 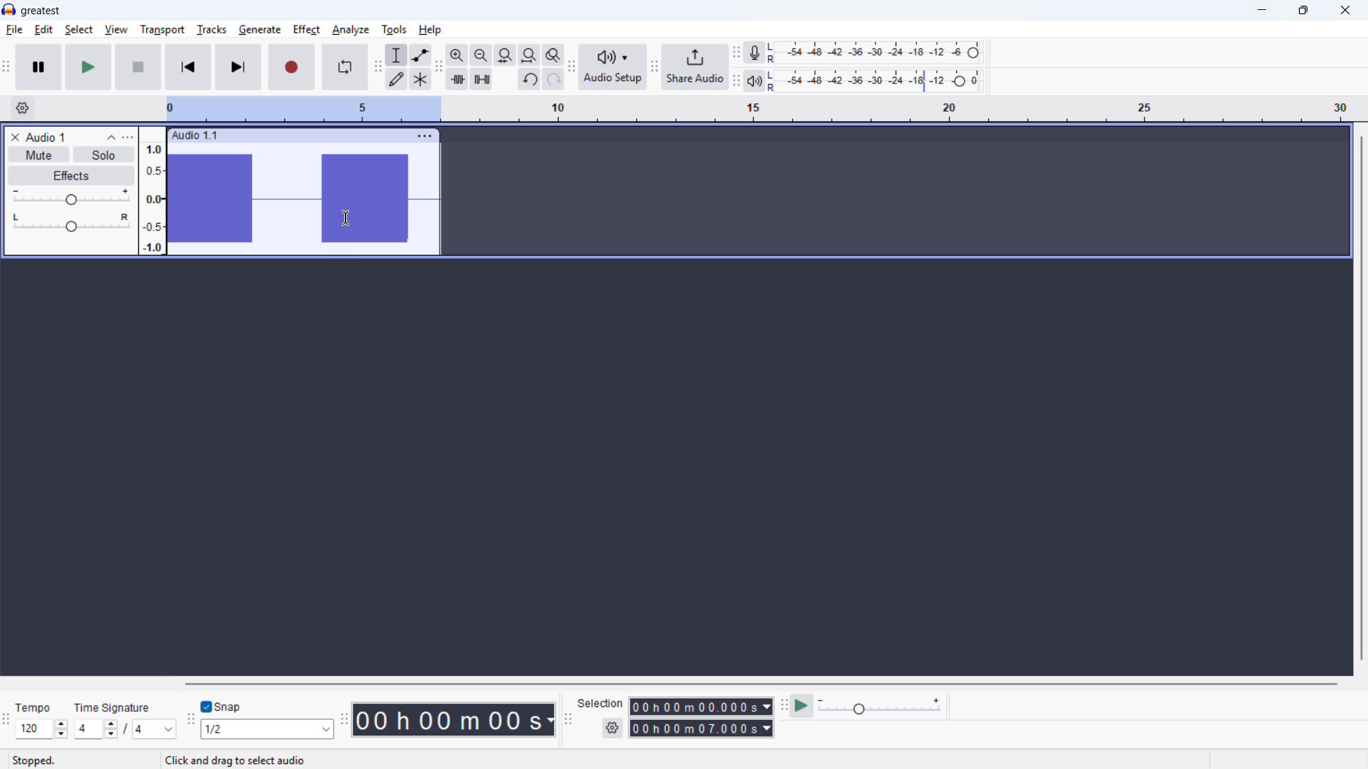 I want to click on edit, so click(x=43, y=30).